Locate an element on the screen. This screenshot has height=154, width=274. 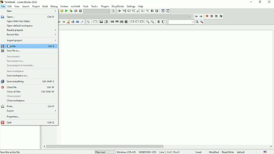
Highlight is located at coordinates (68, 22).